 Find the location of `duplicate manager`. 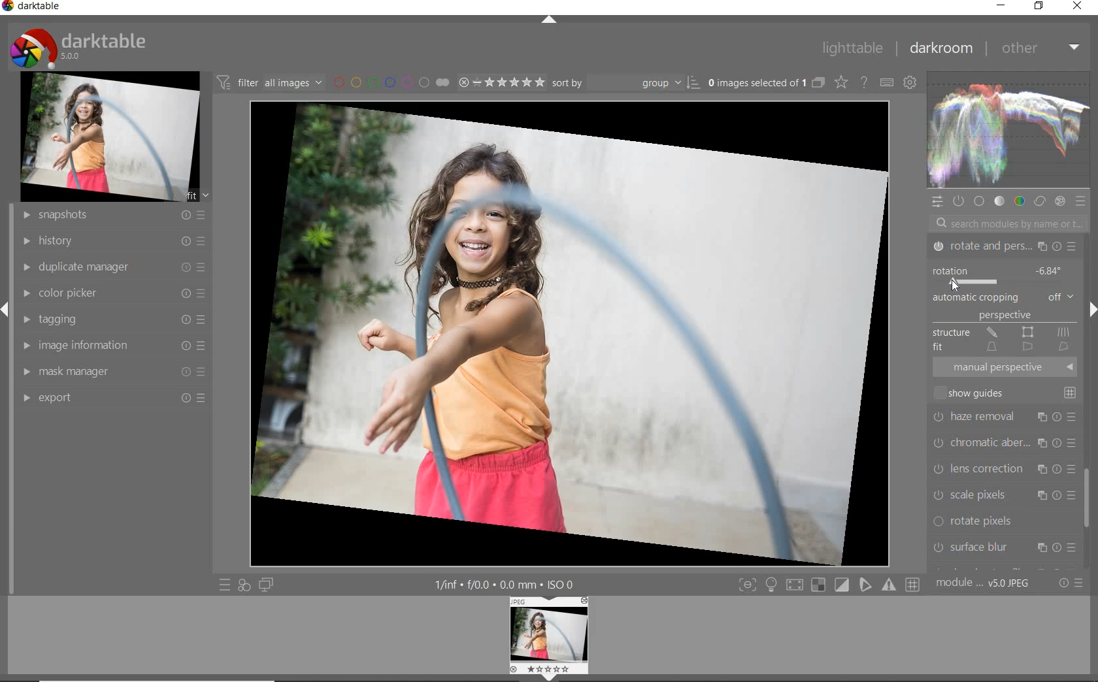

duplicate manager is located at coordinates (114, 267).